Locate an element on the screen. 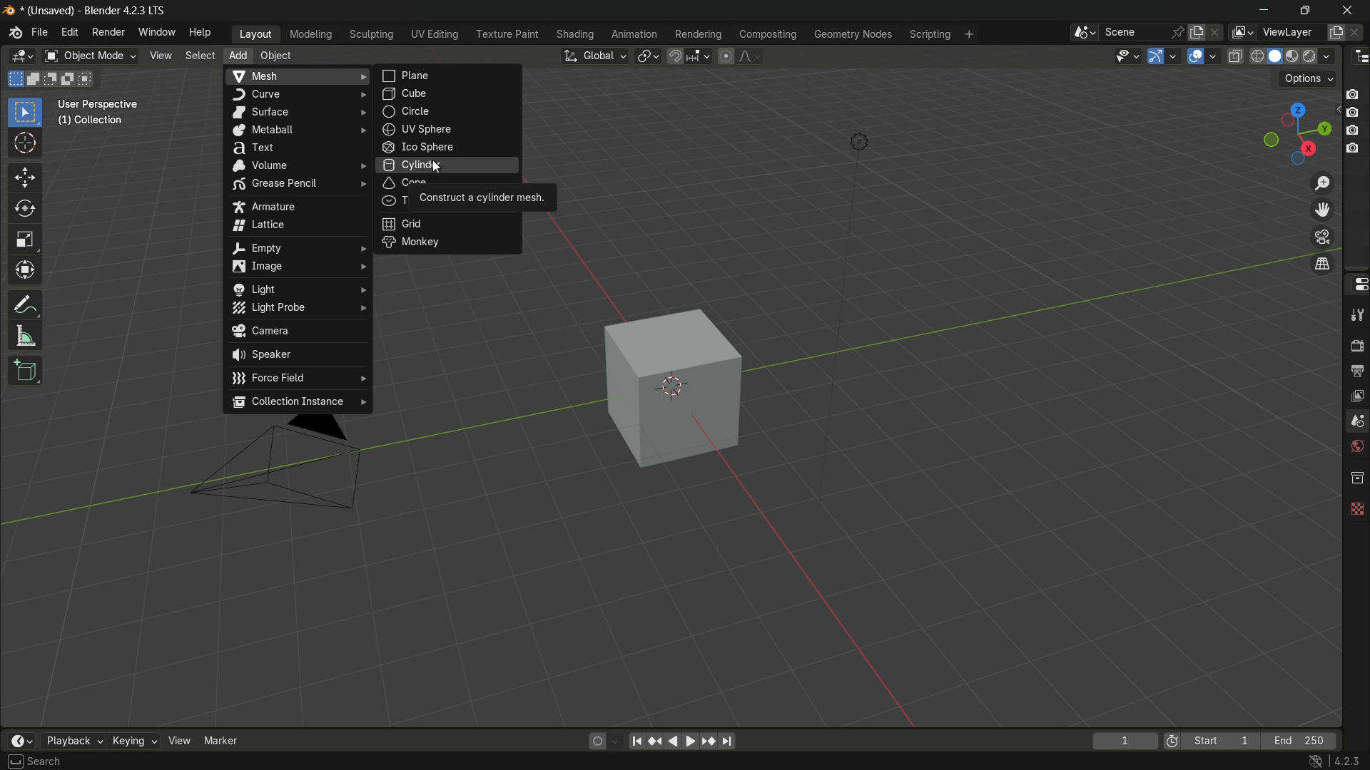 The height and width of the screenshot is (770, 1370). selectability and visibility is located at coordinates (1127, 56).